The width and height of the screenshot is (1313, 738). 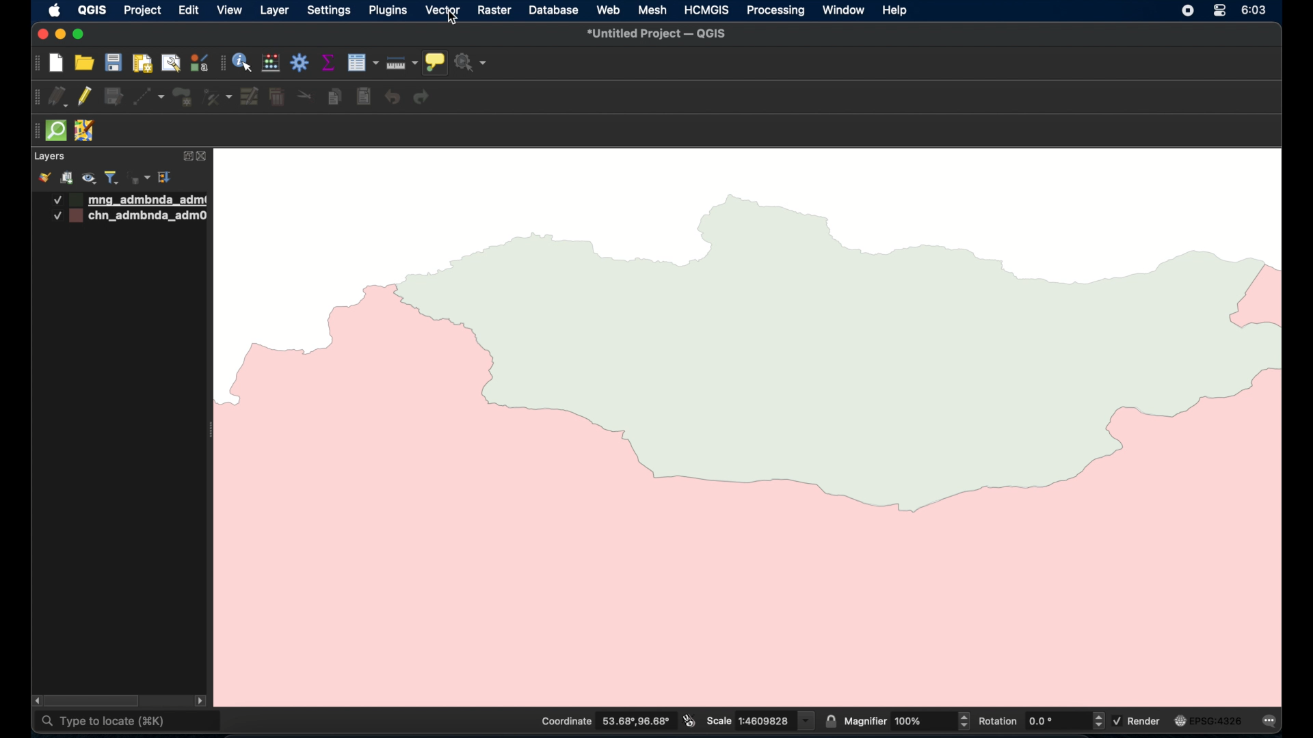 What do you see at coordinates (131, 217) in the screenshot?
I see `layer 2` at bounding box center [131, 217].